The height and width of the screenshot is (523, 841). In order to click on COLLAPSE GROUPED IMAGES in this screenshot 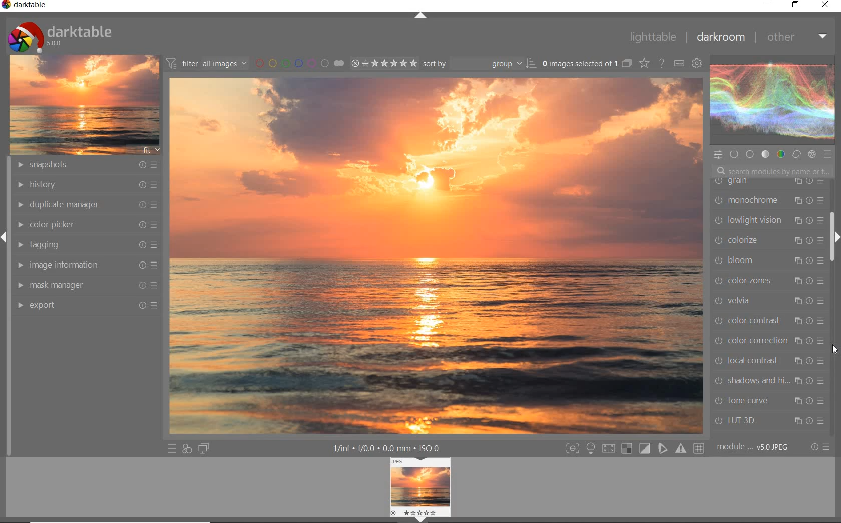, I will do `click(626, 63)`.